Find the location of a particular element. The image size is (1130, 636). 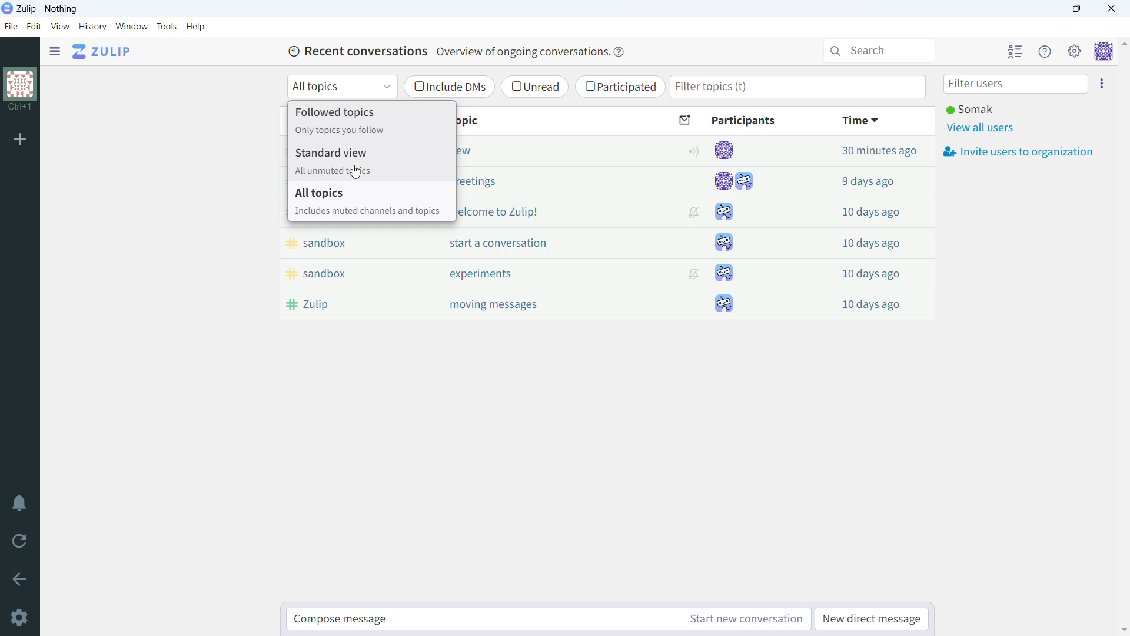

view is located at coordinates (61, 26).